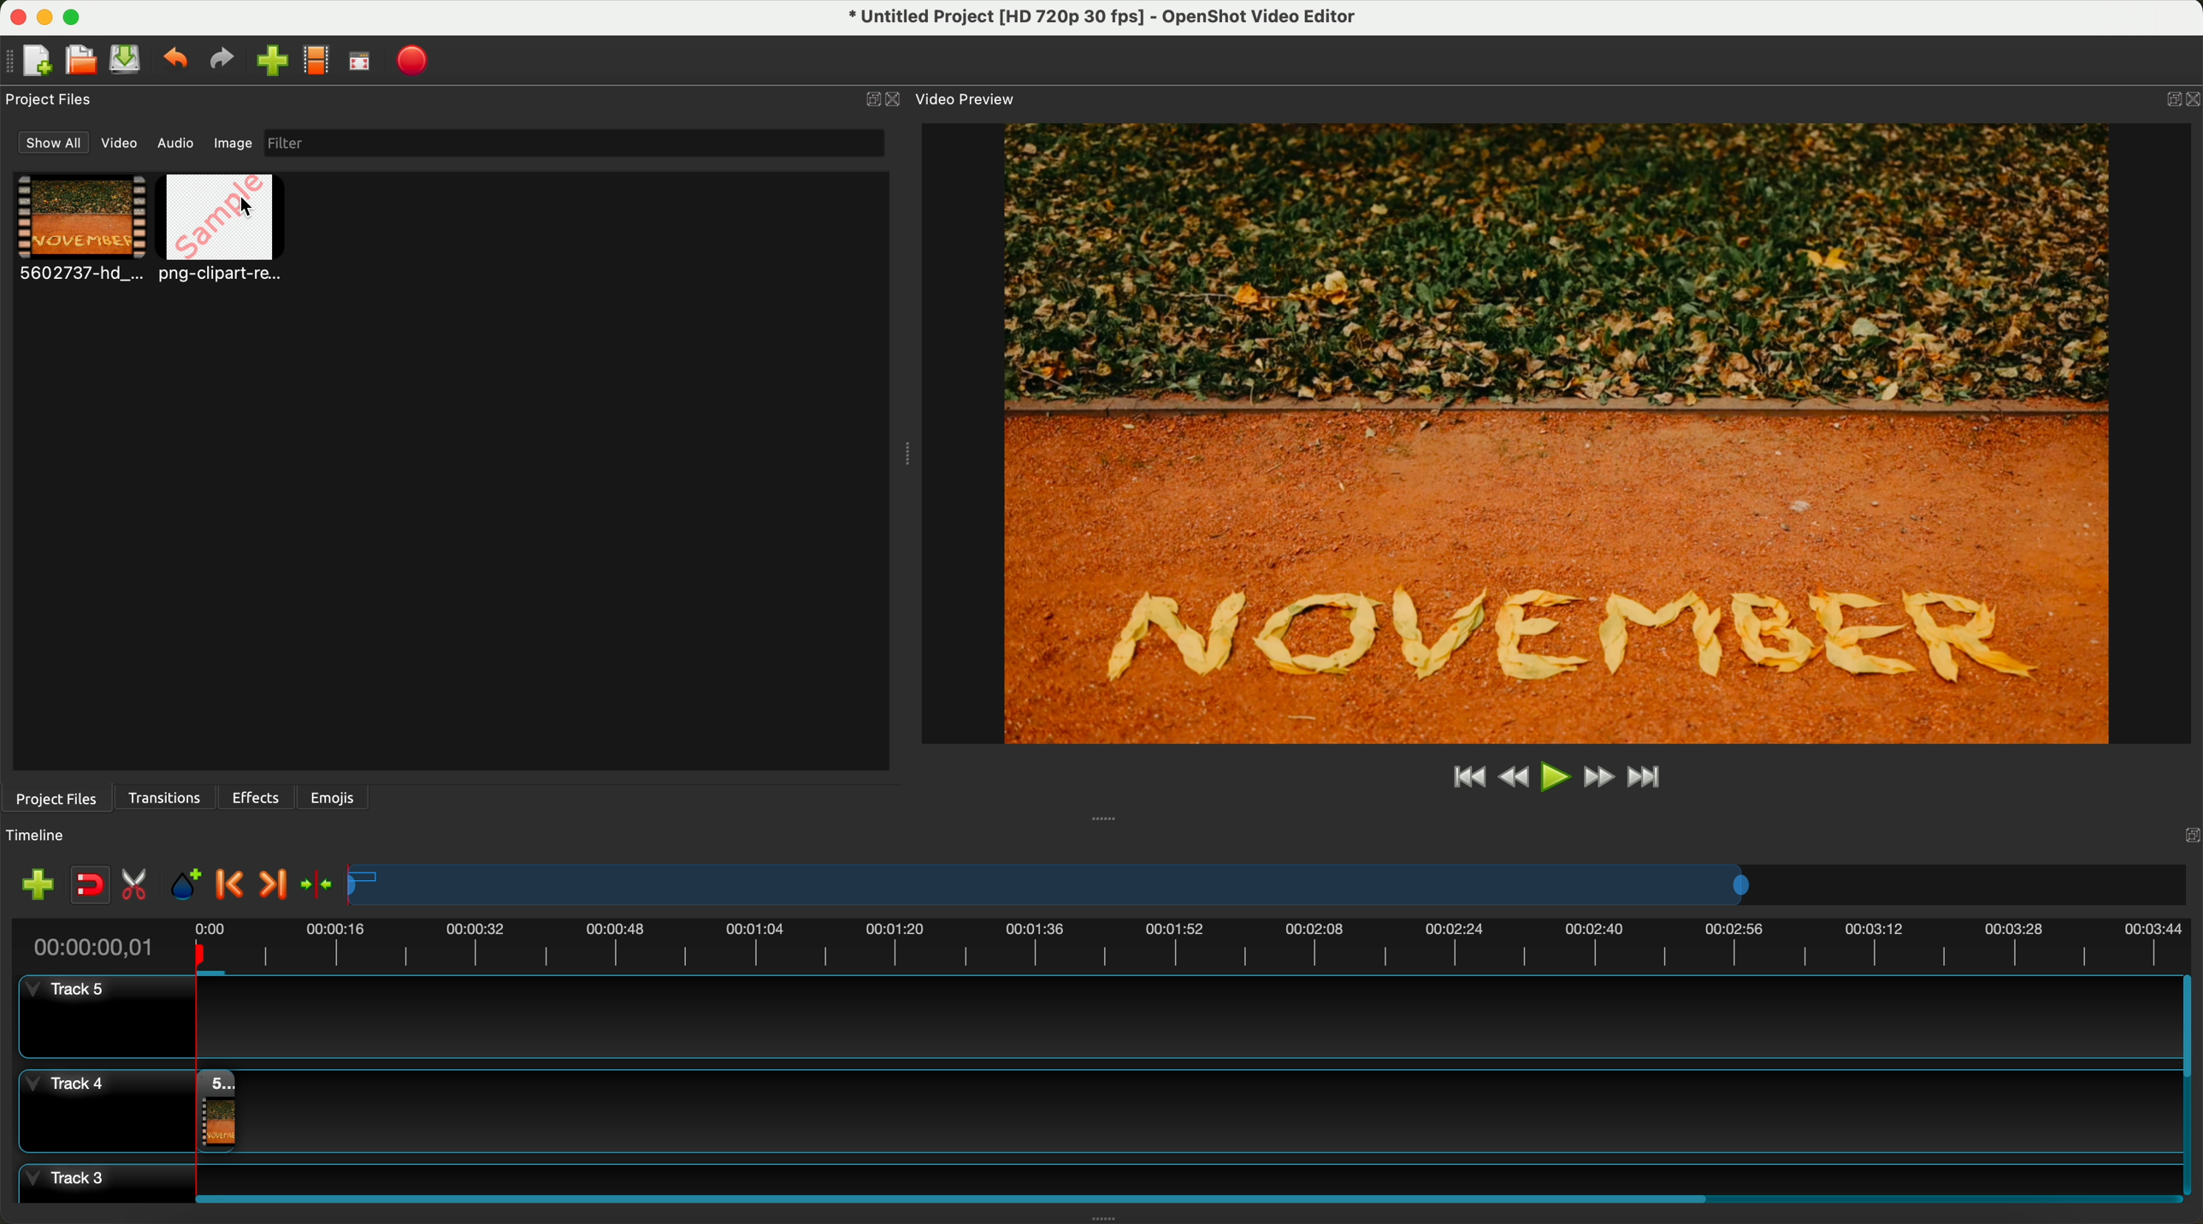 The width and height of the screenshot is (2203, 1224). What do you see at coordinates (190, 888) in the screenshot?
I see `add mark` at bounding box center [190, 888].